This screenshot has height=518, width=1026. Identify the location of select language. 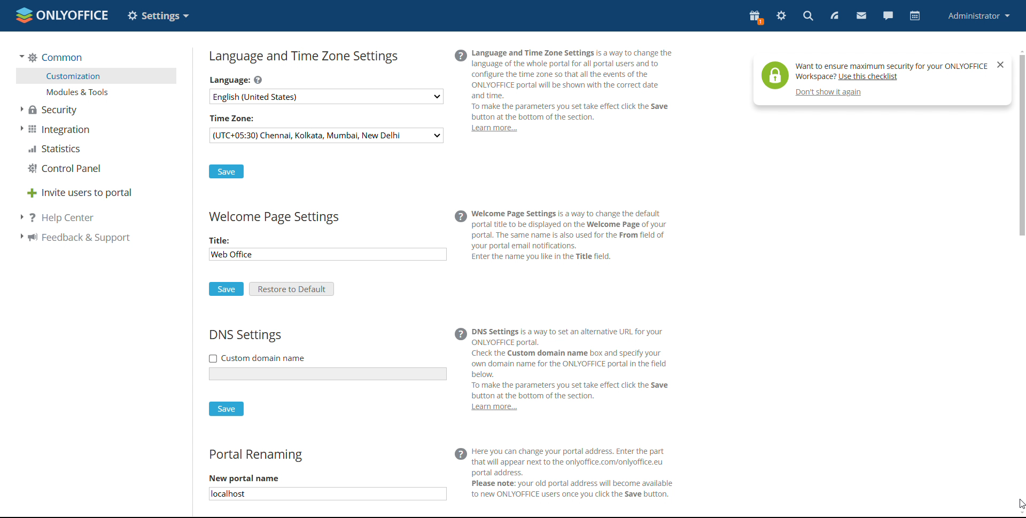
(327, 96).